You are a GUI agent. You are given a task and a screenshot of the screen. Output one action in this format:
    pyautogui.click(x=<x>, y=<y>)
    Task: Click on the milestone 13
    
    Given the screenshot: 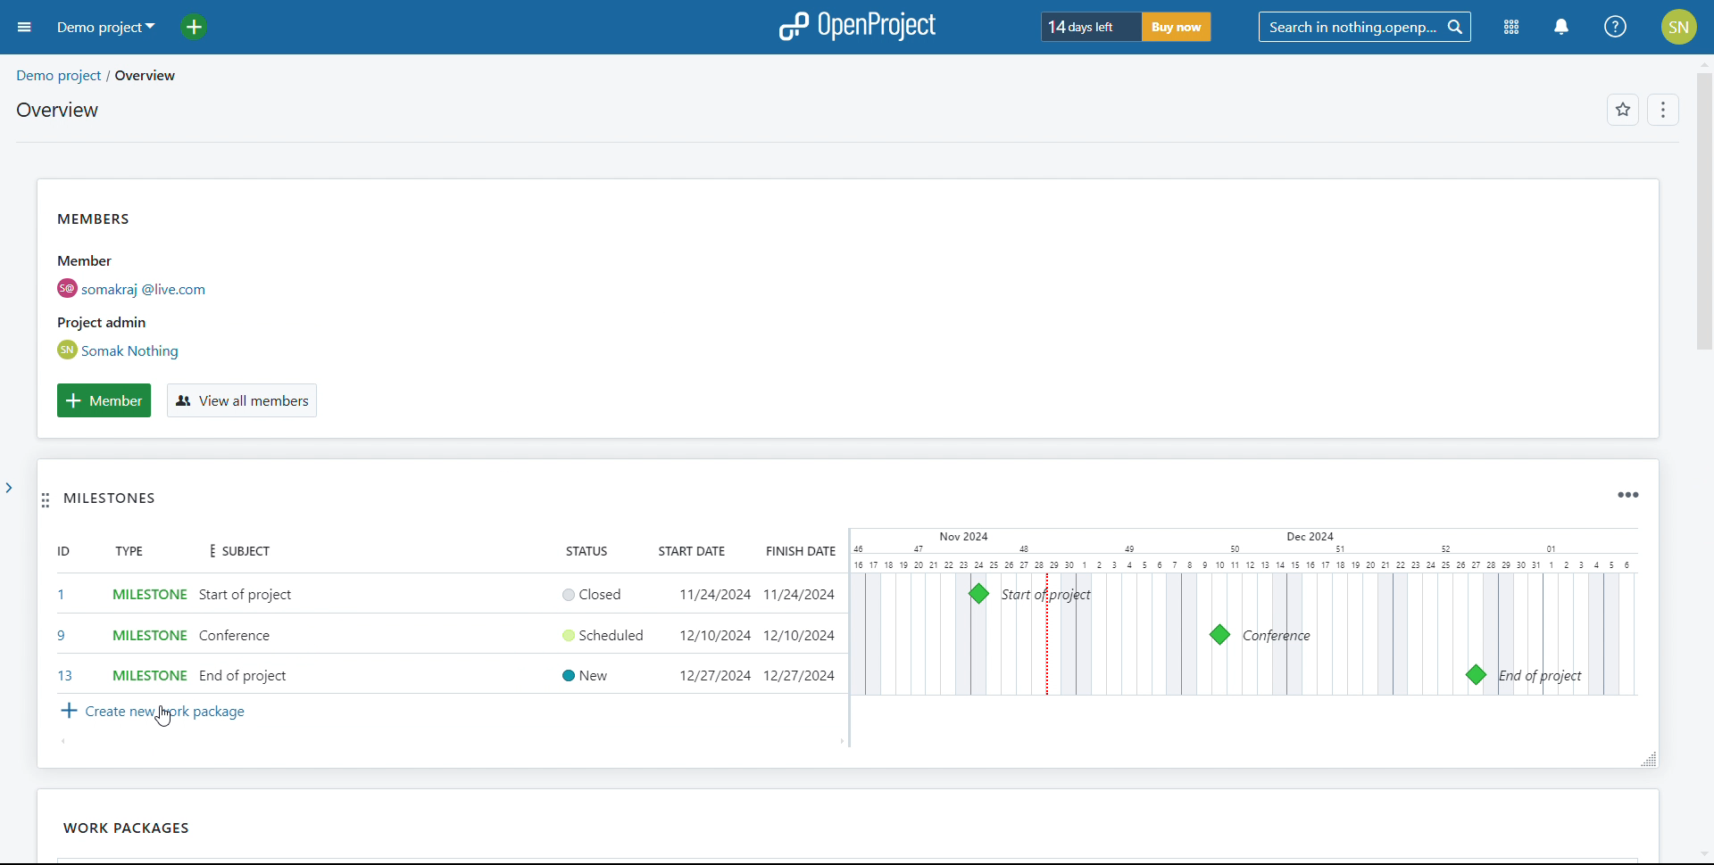 What is the action you would take?
    pyautogui.click(x=1475, y=675)
    